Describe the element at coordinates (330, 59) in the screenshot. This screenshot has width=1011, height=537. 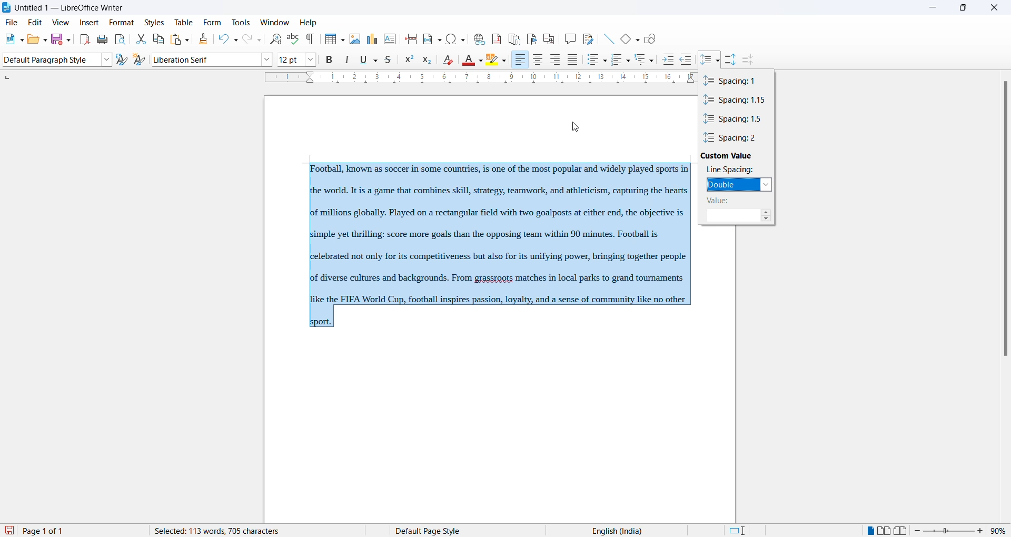
I see `bold` at that location.